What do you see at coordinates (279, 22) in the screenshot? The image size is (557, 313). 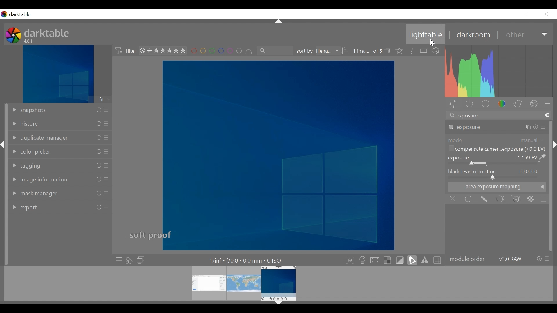 I see `Collapse ` at bounding box center [279, 22].